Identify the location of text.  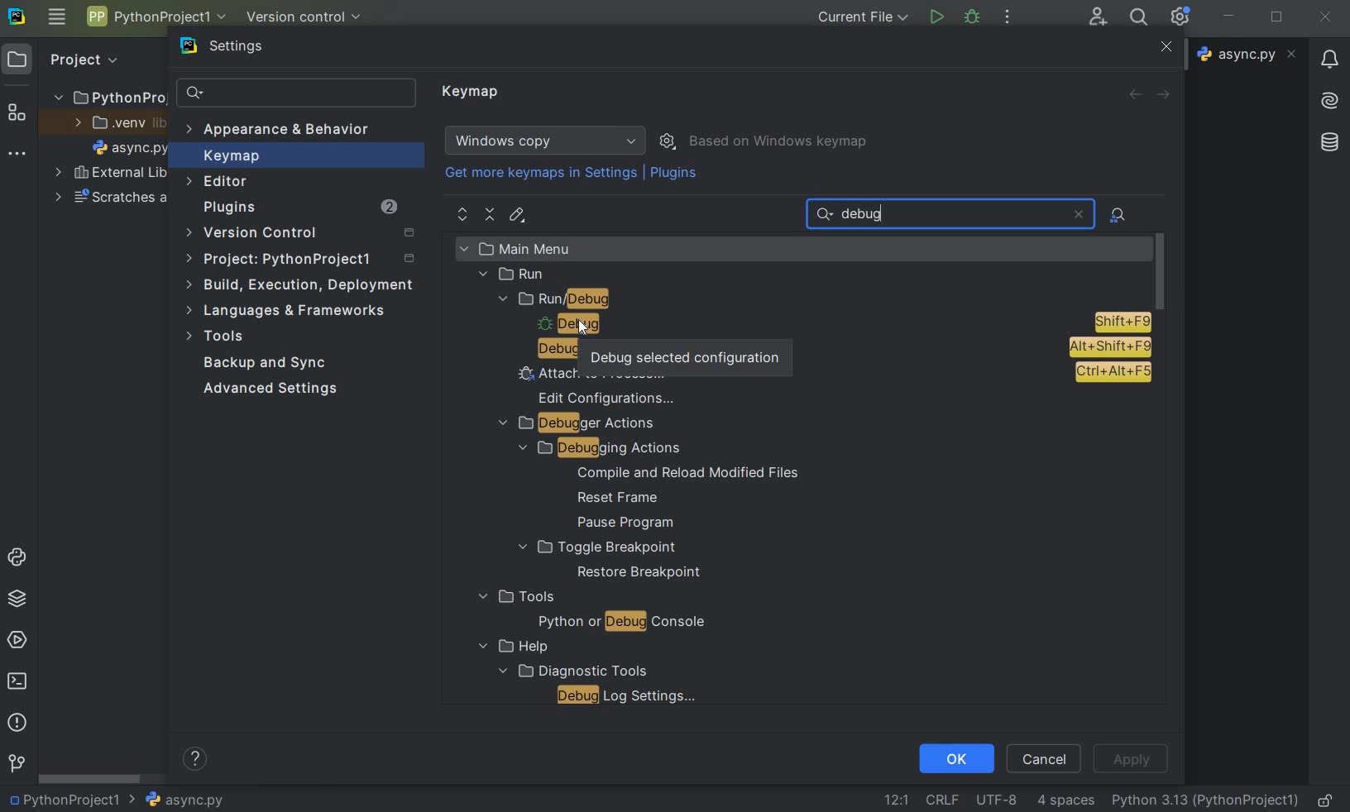
(869, 215).